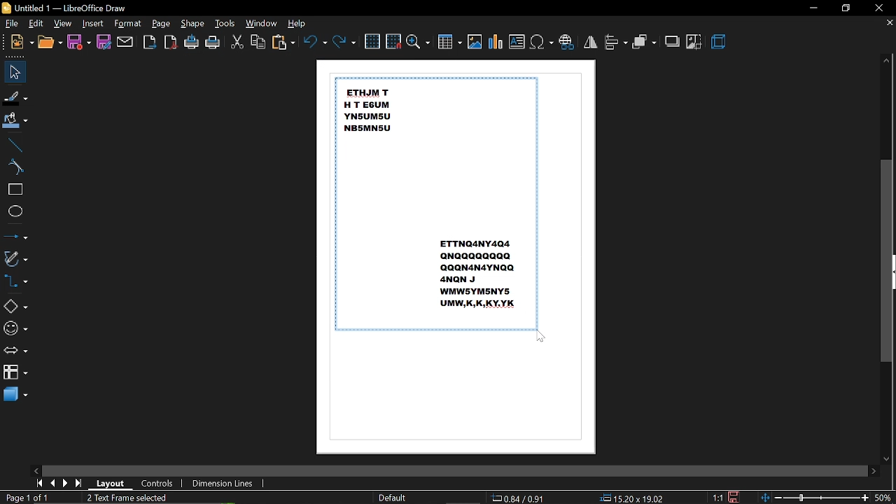  Describe the element at coordinates (738, 497) in the screenshot. I see `Save` at that location.